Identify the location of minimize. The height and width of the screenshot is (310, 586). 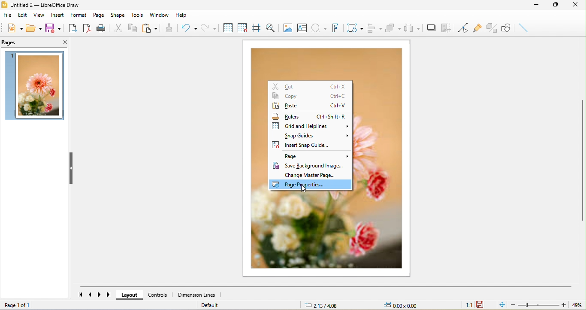
(540, 6).